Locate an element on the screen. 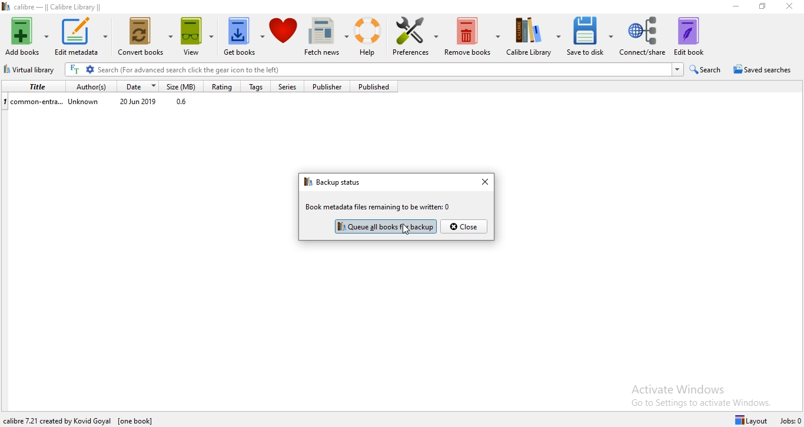  Jobs: 0 is located at coordinates (791, 421).